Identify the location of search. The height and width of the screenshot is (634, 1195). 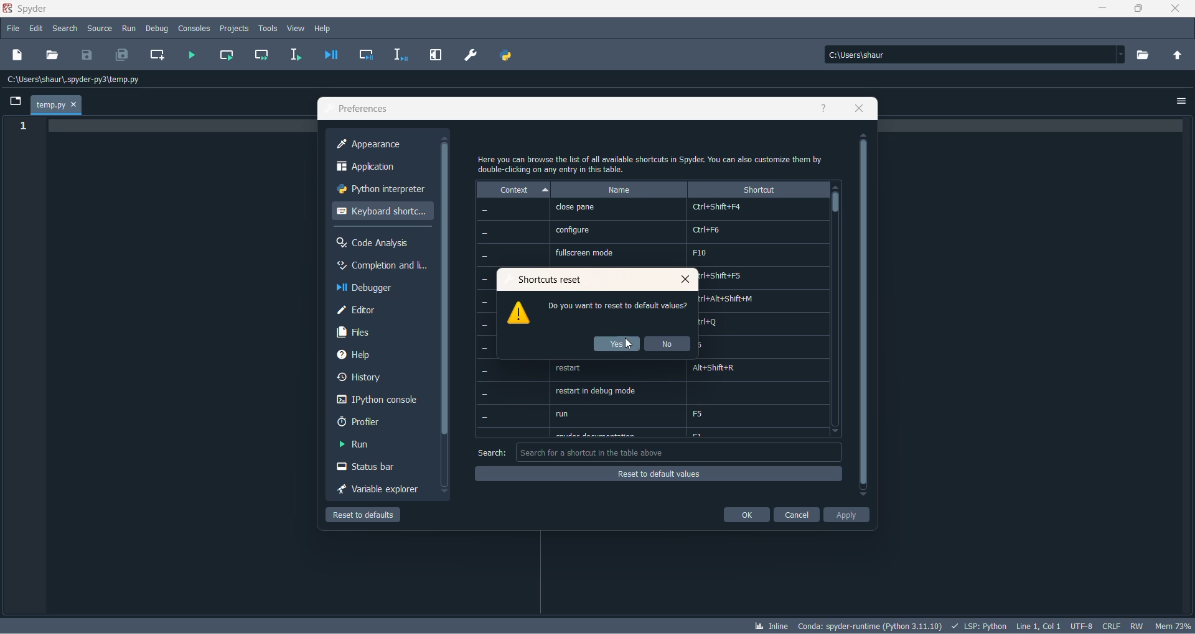
(65, 27).